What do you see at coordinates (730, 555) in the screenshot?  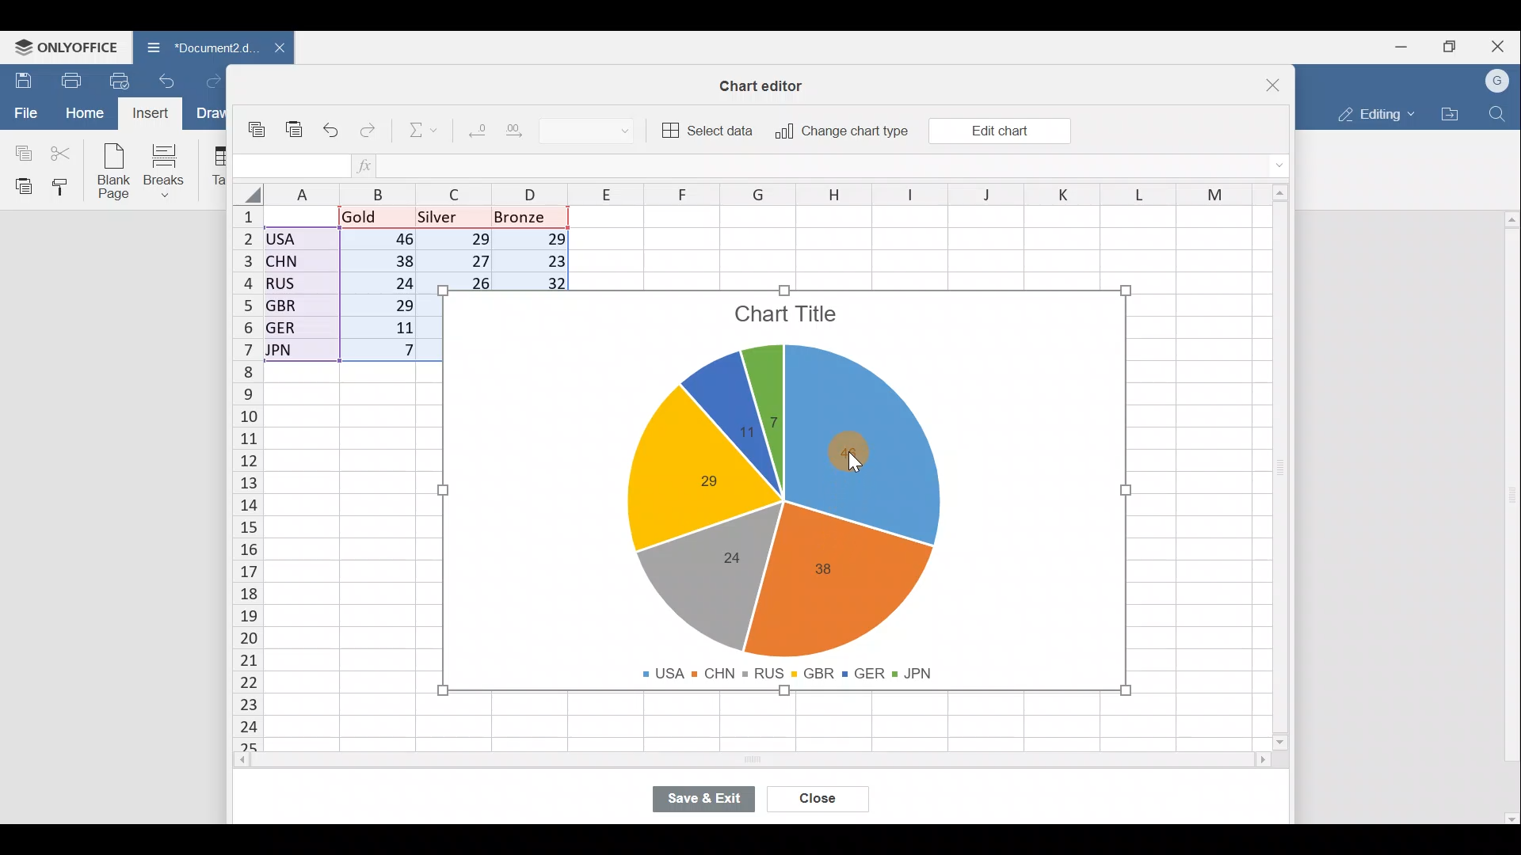 I see `Chart label` at bounding box center [730, 555].